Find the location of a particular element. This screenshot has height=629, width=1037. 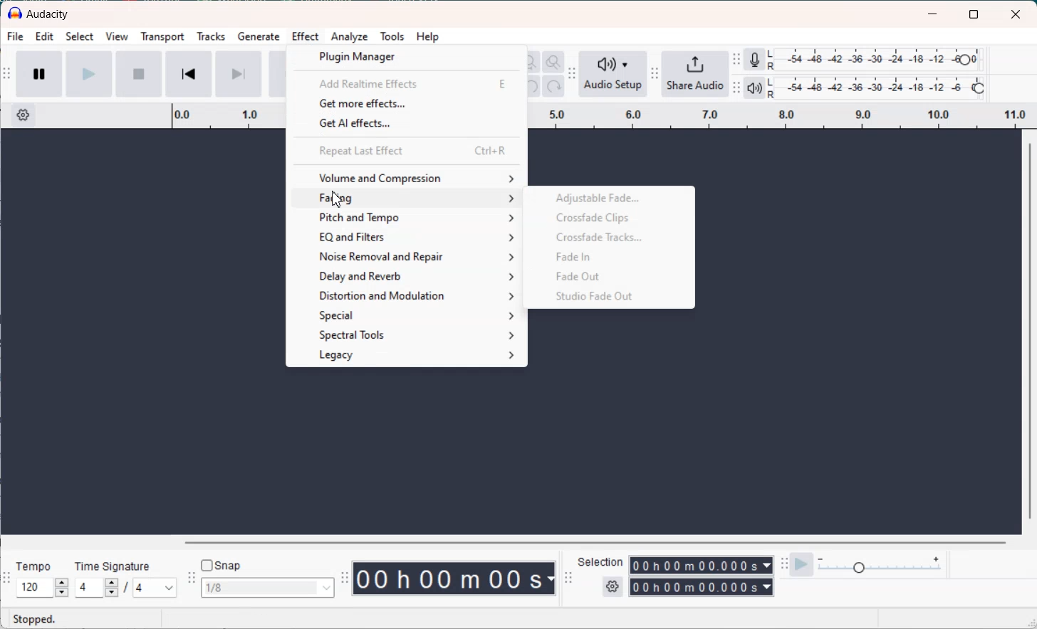

Zoom toggle is located at coordinates (554, 62).